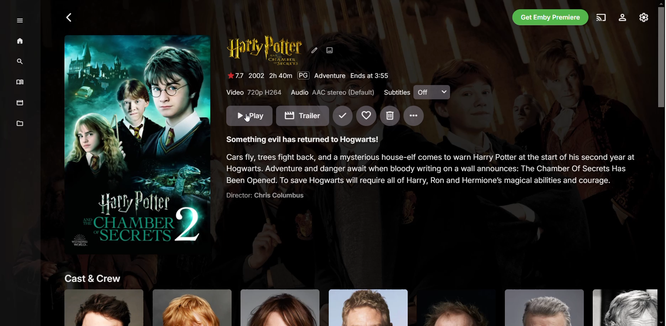 This screenshot has height=326, width=666. Describe the element at coordinates (21, 42) in the screenshot. I see `Home` at that location.